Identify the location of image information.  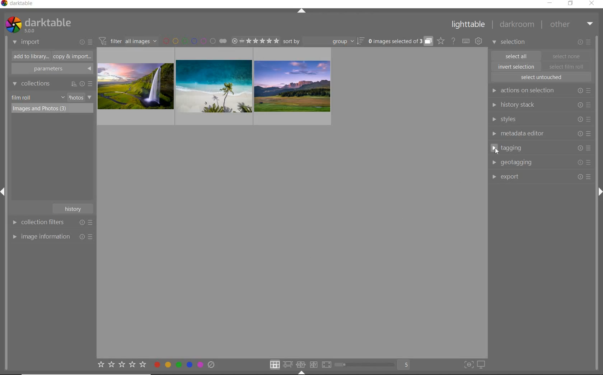
(52, 236).